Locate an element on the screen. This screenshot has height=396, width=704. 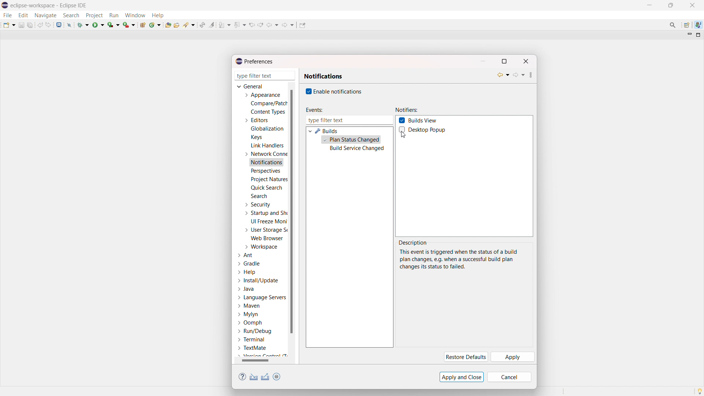
open type is located at coordinates (168, 24).